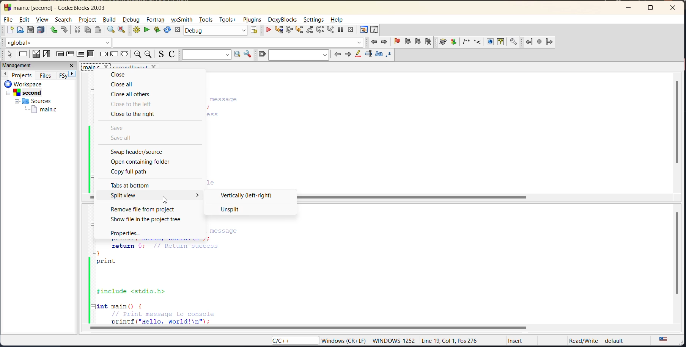 The image size is (686, 347). What do you see at coordinates (667, 339) in the screenshot?
I see `text language` at bounding box center [667, 339].